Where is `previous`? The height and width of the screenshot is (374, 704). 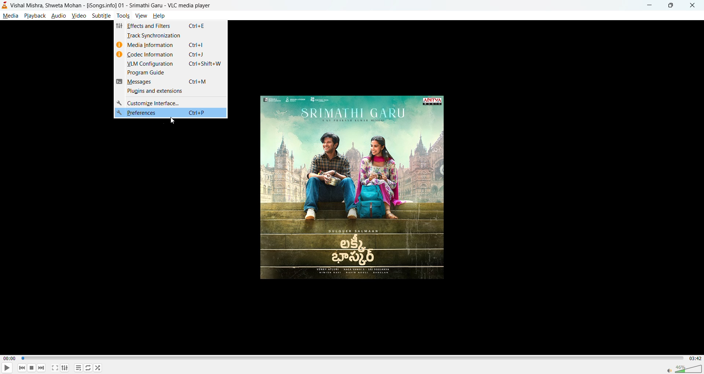 previous is located at coordinates (22, 367).